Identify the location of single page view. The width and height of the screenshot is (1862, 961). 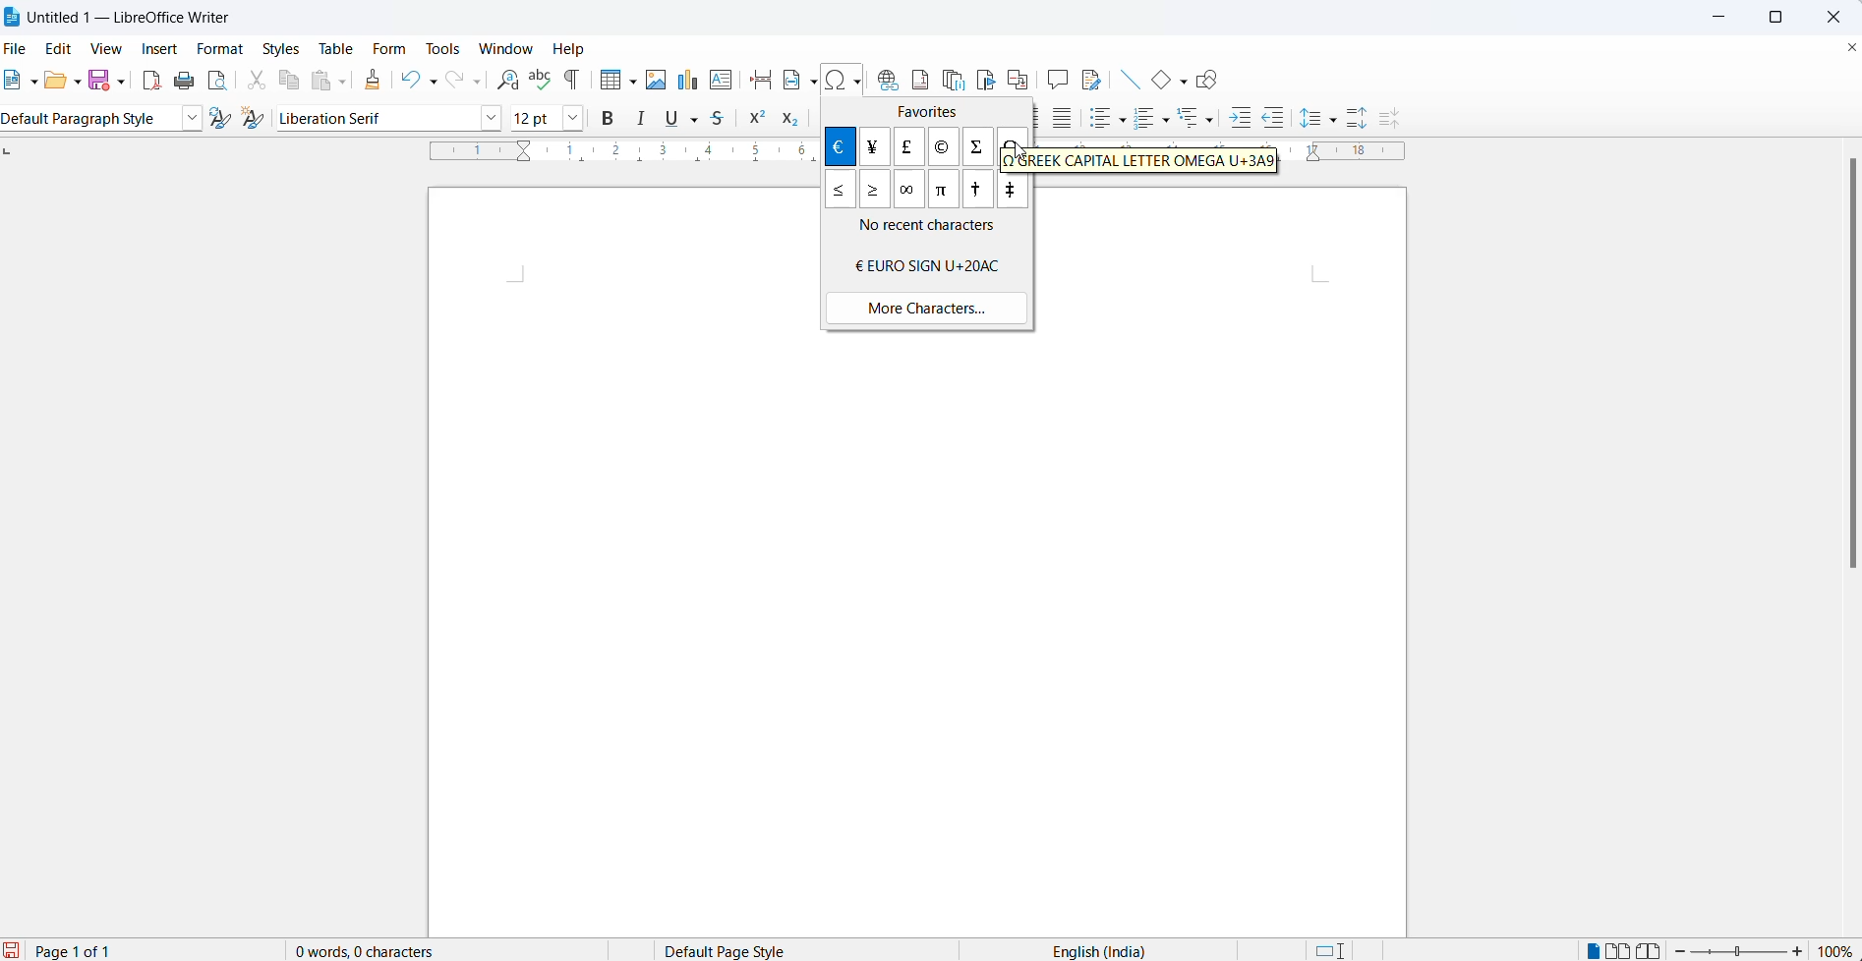
(1594, 948).